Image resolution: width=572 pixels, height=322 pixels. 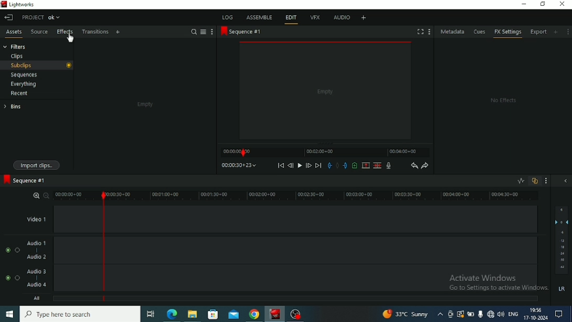 I want to click on FX Settings, so click(x=508, y=33).